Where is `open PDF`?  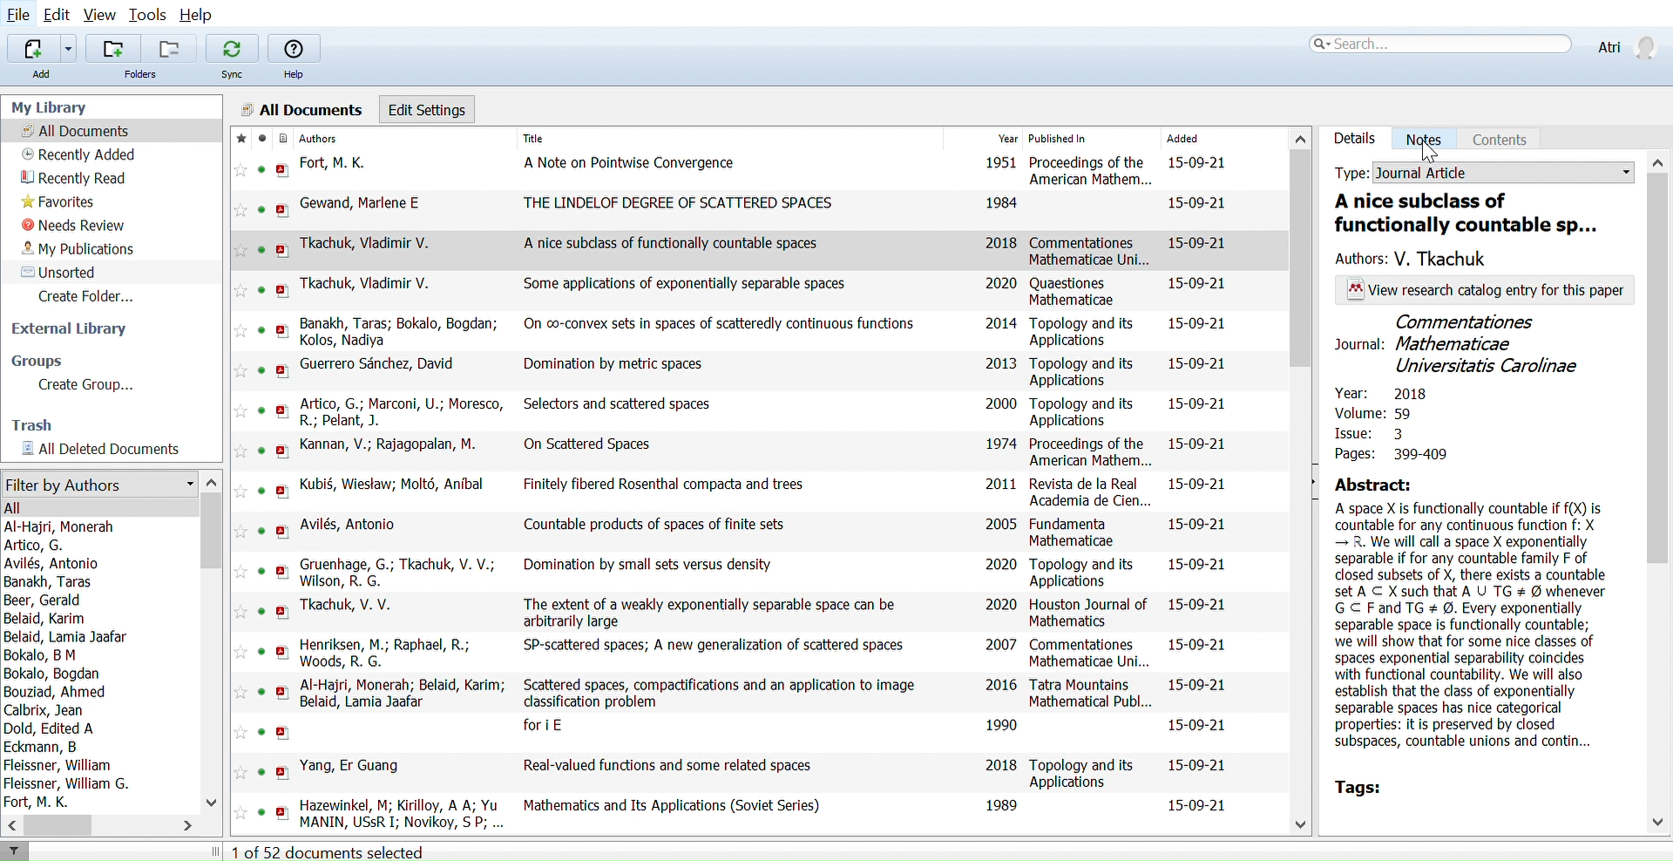 open PDF is located at coordinates (282, 170).